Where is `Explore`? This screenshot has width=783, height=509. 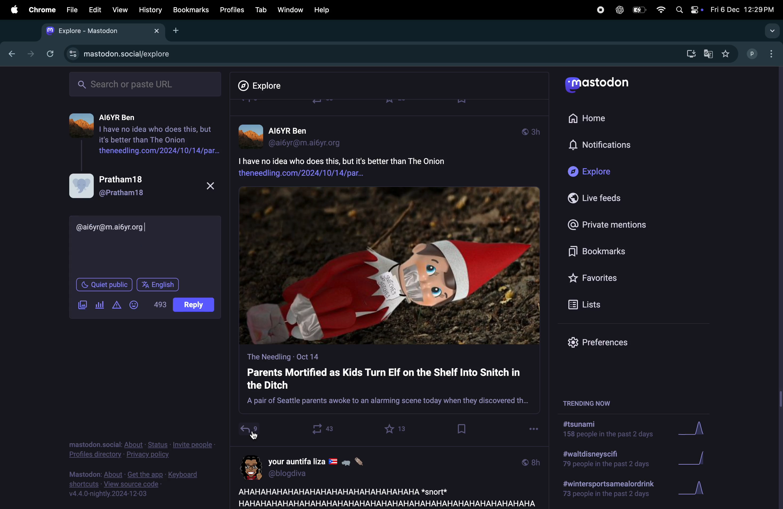
Explore is located at coordinates (593, 172).